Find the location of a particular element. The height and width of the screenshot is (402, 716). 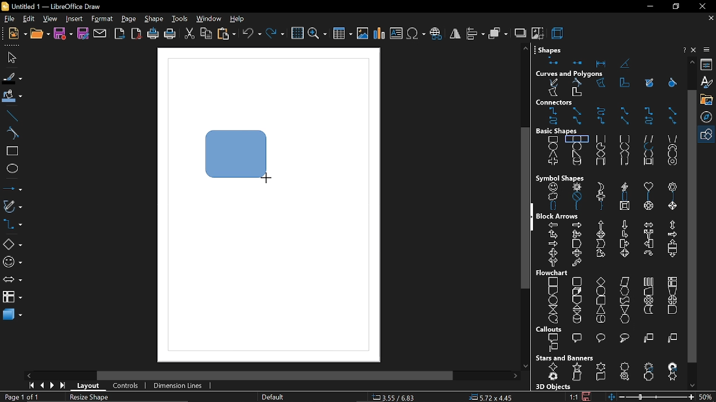

close tab is located at coordinates (711, 18).